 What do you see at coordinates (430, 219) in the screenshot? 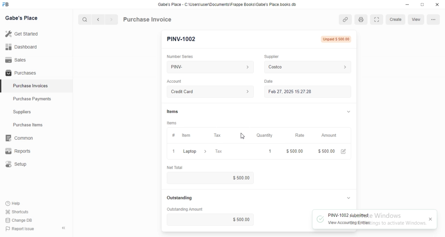
I see `Close` at bounding box center [430, 219].